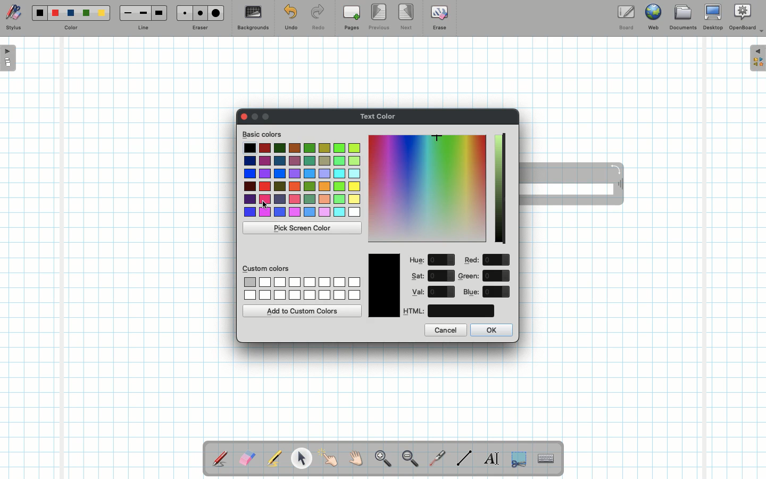  Describe the element at coordinates (143, 28) in the screenshot. I see `Line` at that location.